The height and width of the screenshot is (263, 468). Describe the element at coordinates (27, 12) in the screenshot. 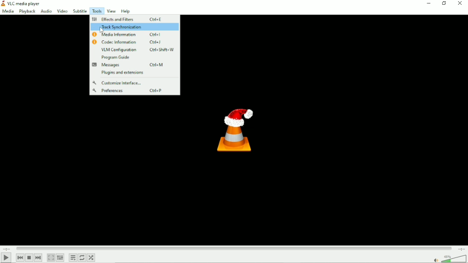

I see `playback` at that location.